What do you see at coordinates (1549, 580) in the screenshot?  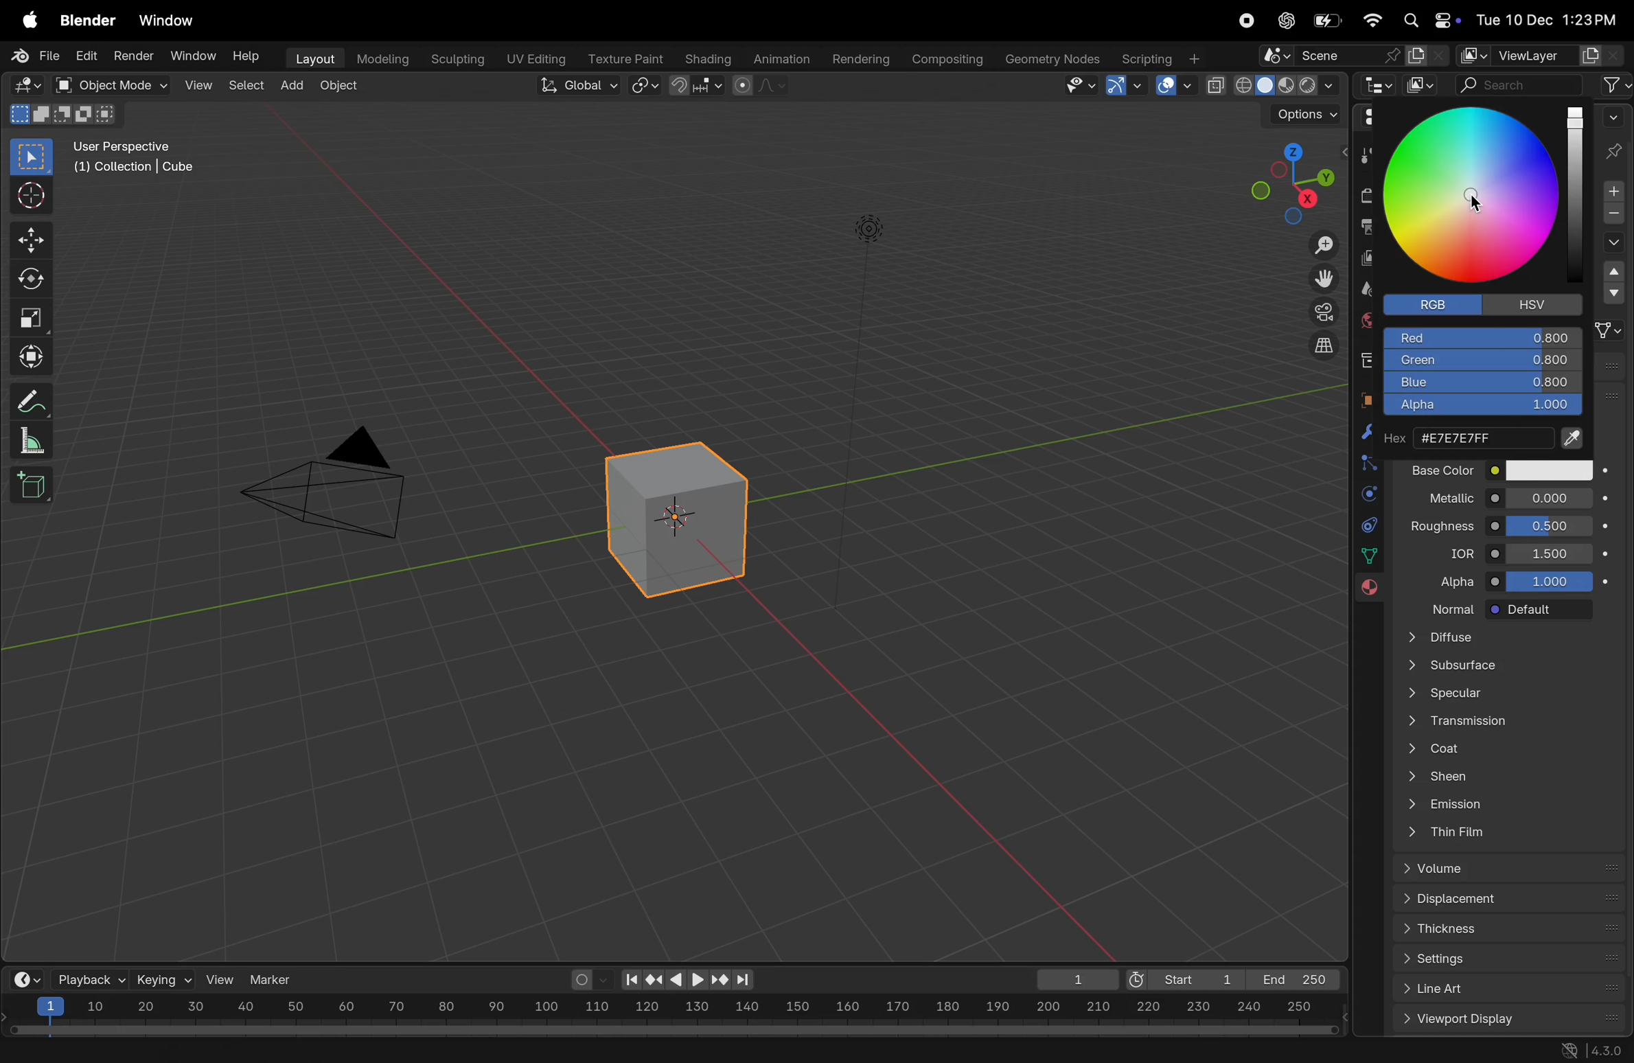 I see `10000` at bounding box center [1549, 580].